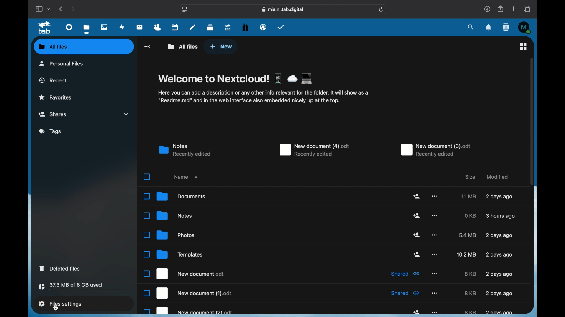 The width and height of the screenshot is (565, 317). Describe the element at coordinates (417, 254) in the screenshot. I see `share` at that location.